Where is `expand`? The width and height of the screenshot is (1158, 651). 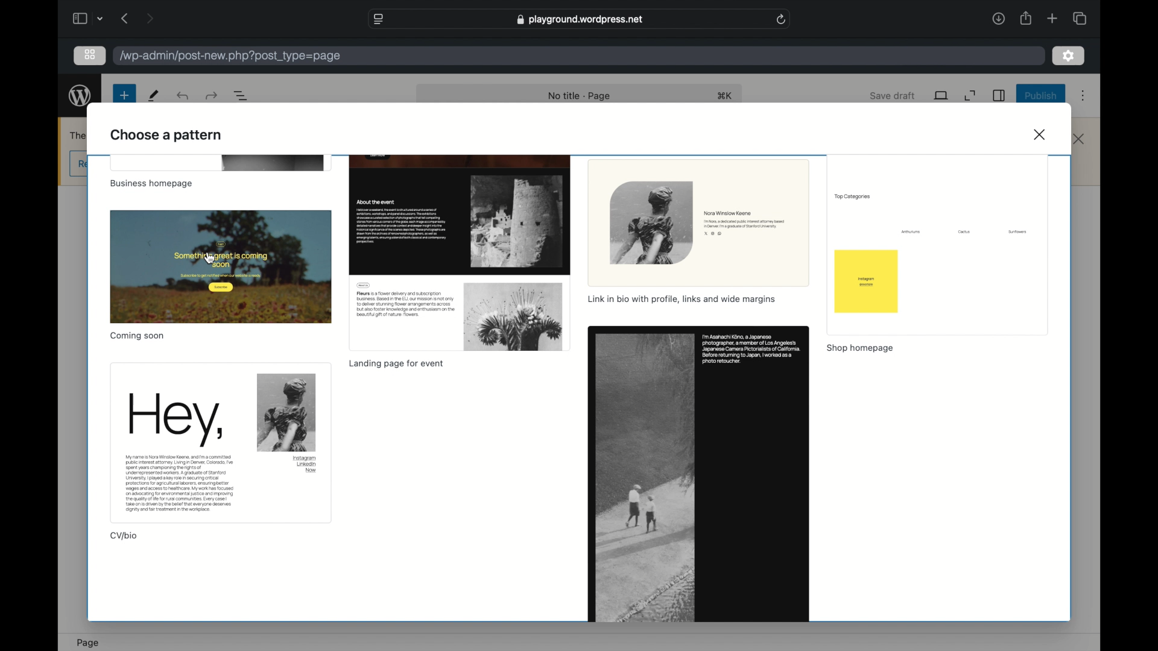 expand is located at coordinates (971, 96).